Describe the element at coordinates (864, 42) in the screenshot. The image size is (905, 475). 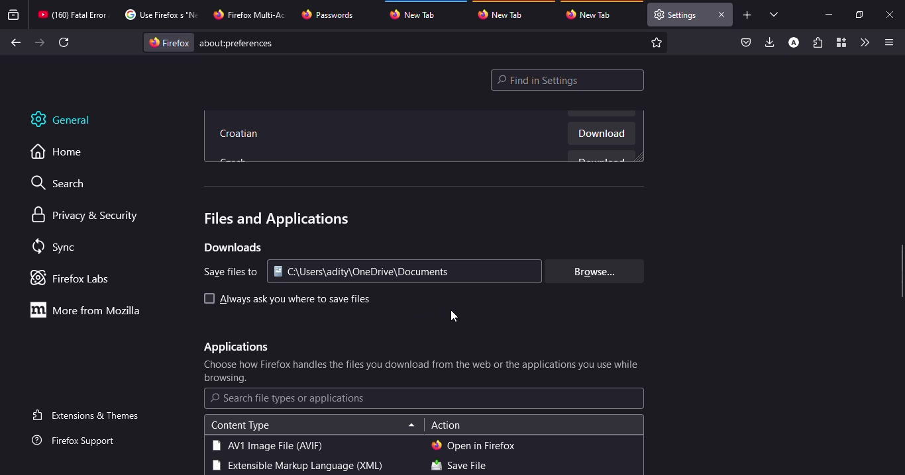
I see `more tools` at that location.